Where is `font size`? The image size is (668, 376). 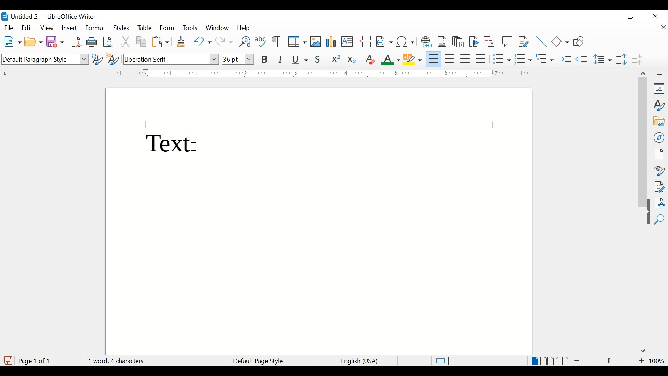 font size is located at coordinates (238, 59).